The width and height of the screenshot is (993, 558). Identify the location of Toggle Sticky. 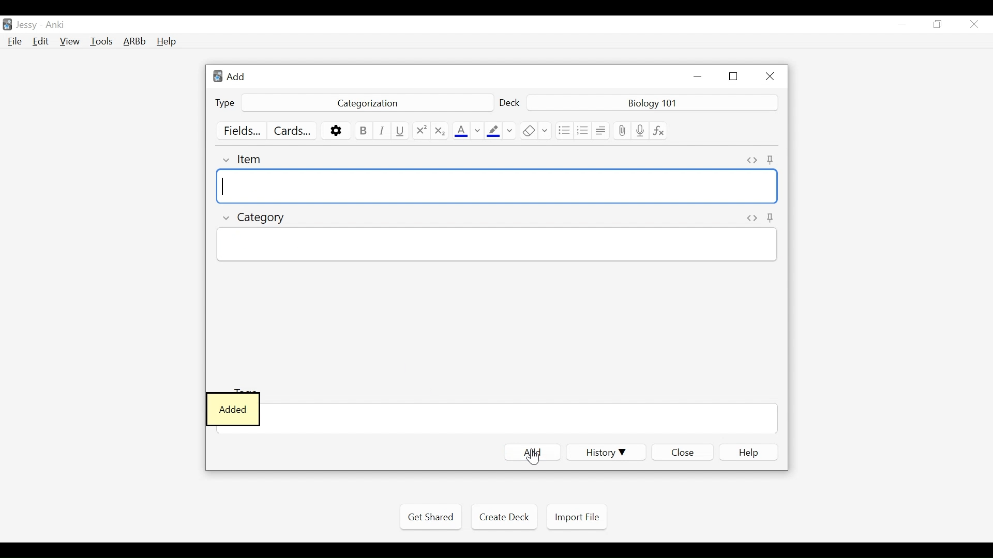
(772, 161).